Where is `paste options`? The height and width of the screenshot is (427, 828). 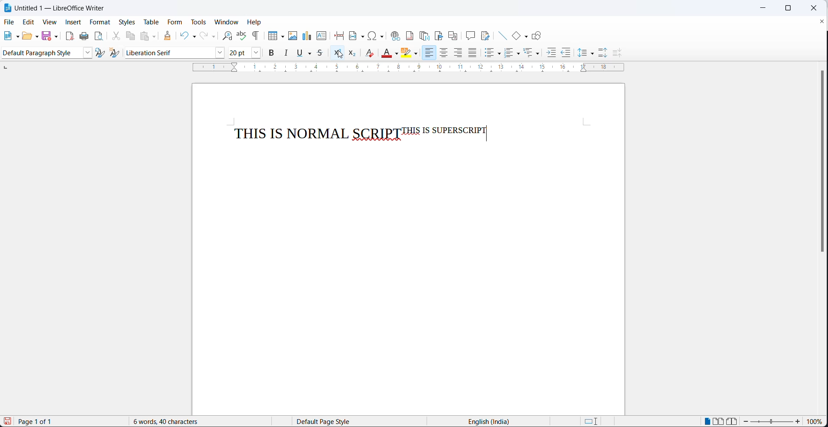 paste options is located at coordinates (157, 36).